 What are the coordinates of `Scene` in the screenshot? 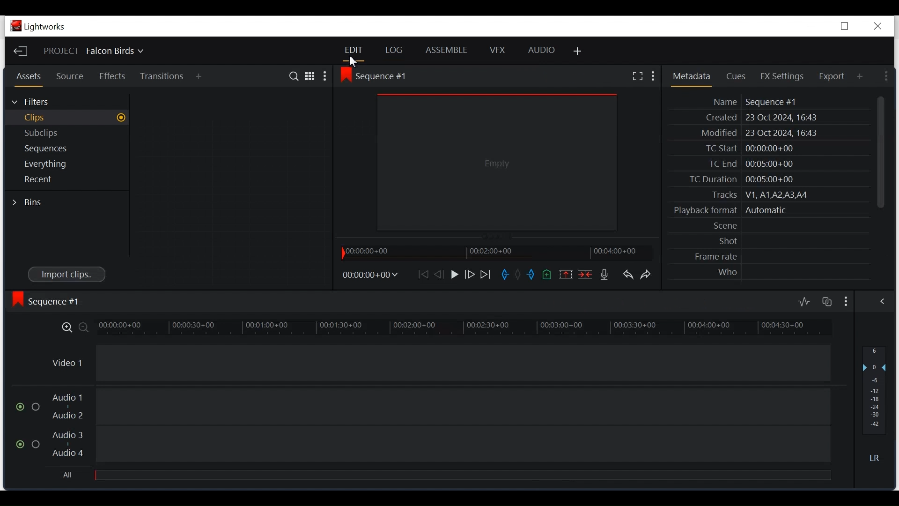 It's located at (727, 225).